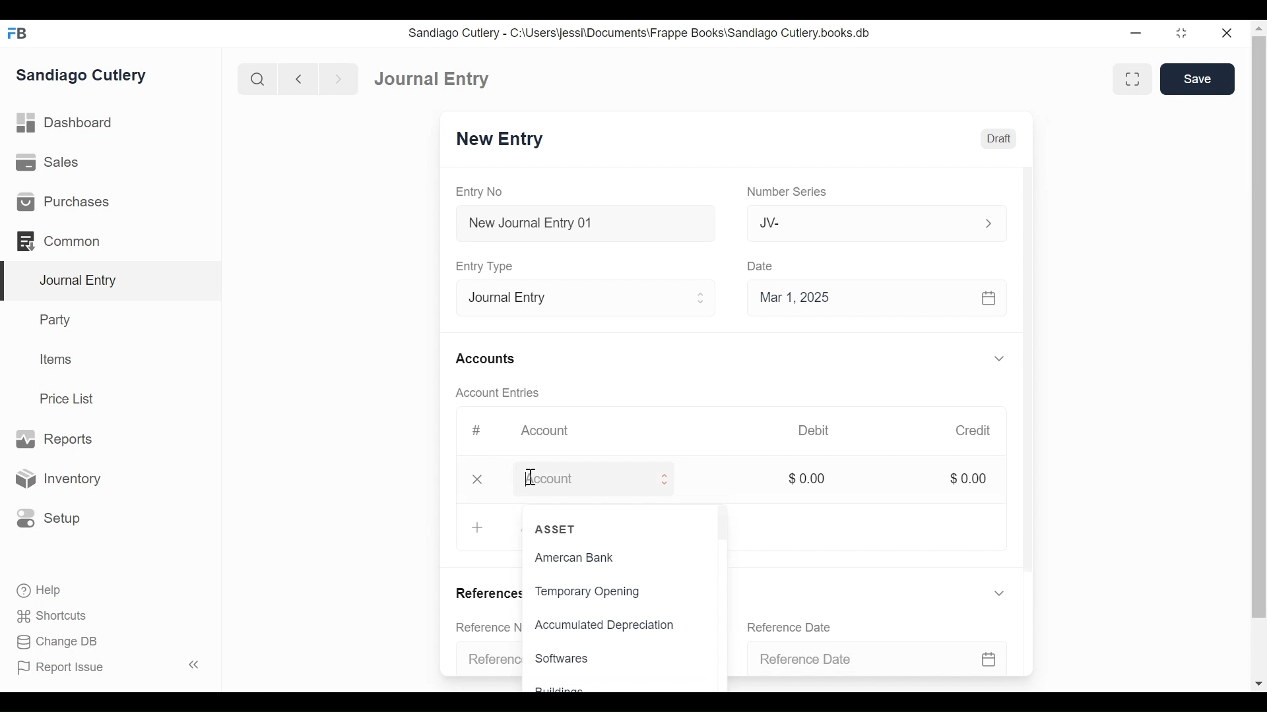  I want to click on Account Entries, so click(501, 393).